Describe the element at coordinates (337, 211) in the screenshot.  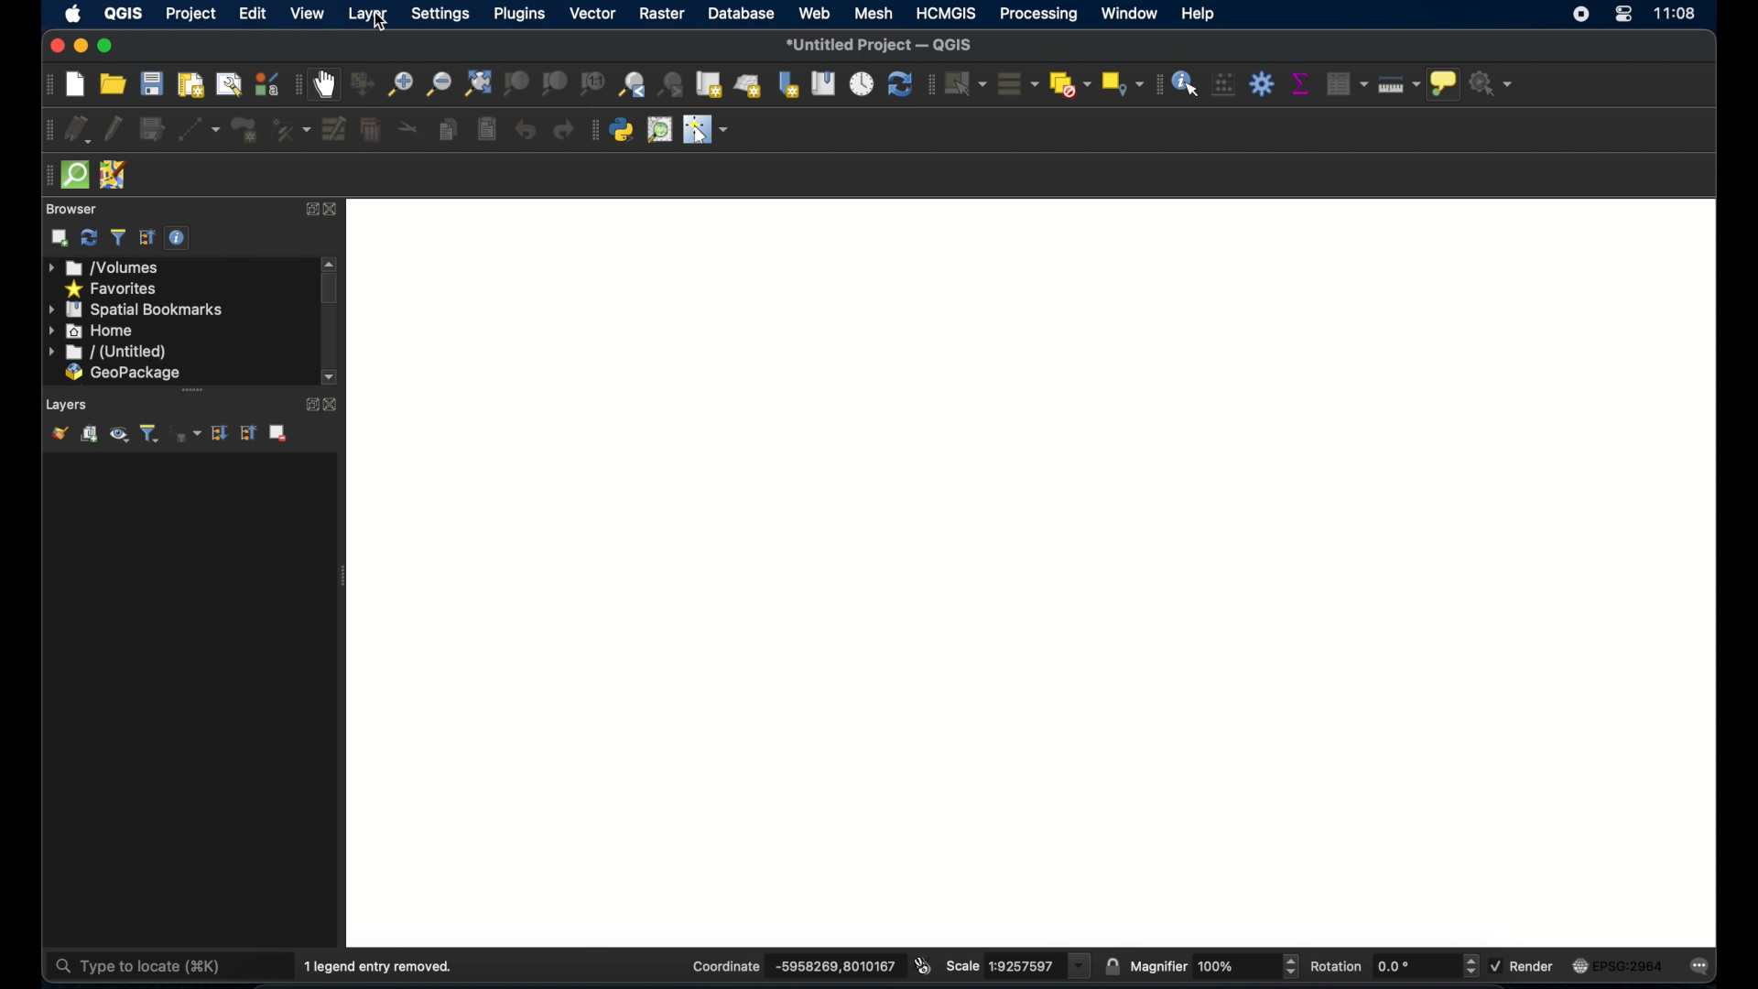
I see `close` at that location.